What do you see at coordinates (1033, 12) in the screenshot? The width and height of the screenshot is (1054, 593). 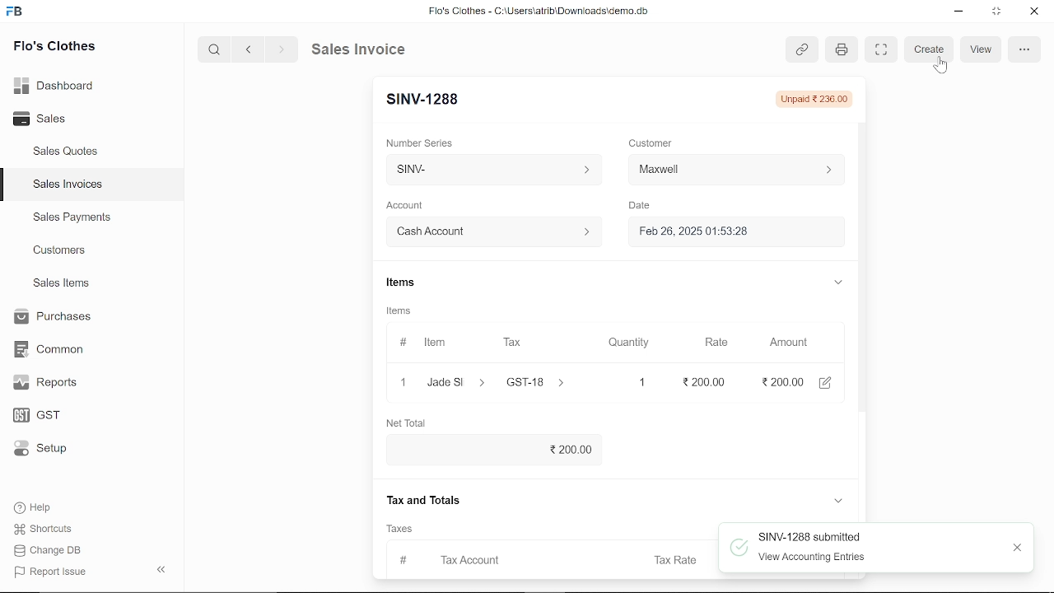 I see `close` at bounding box center [1033, 12].